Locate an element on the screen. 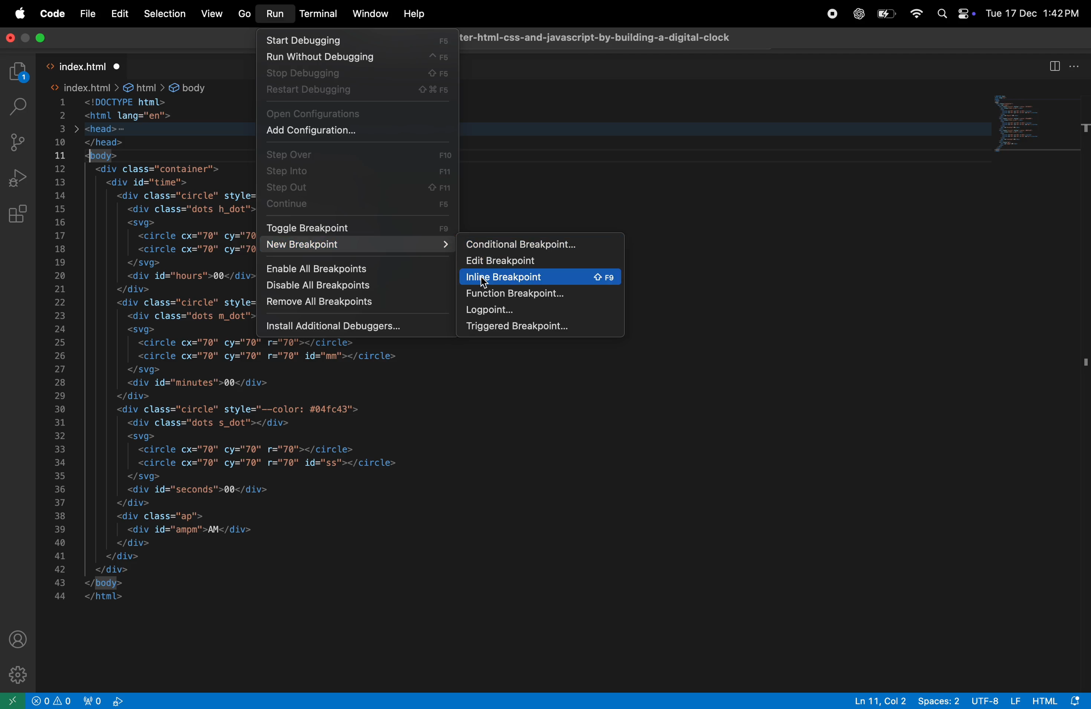 This screenshot has height=709, width=1091. File is located at coordinates (88, 14).